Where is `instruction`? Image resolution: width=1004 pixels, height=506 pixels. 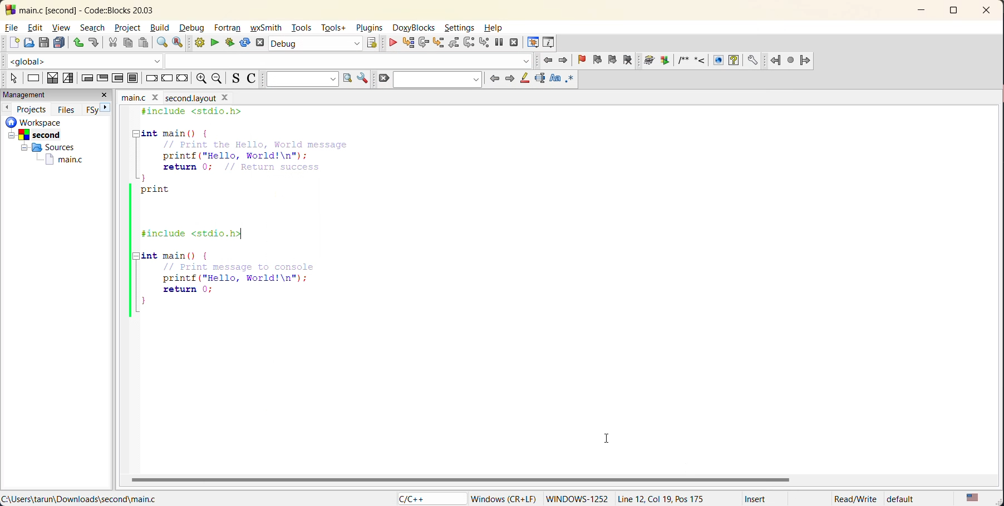
instruction is located at coordinates (33, 77).